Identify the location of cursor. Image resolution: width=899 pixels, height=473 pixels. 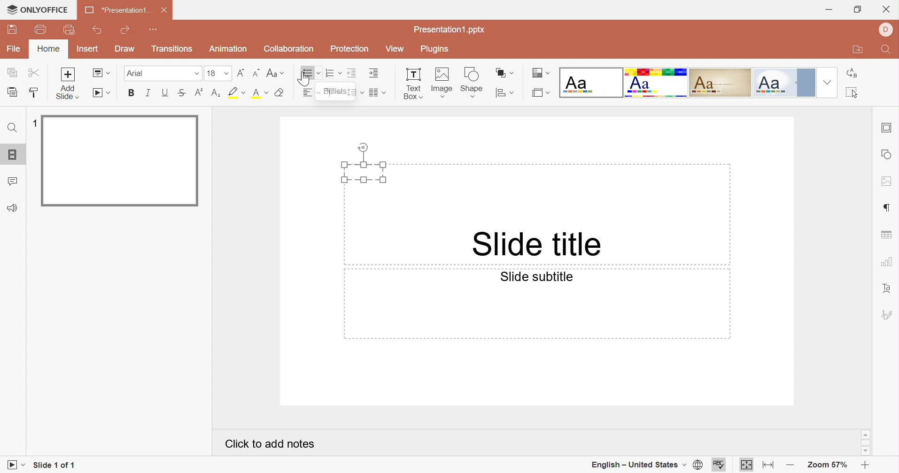
(10, 9).